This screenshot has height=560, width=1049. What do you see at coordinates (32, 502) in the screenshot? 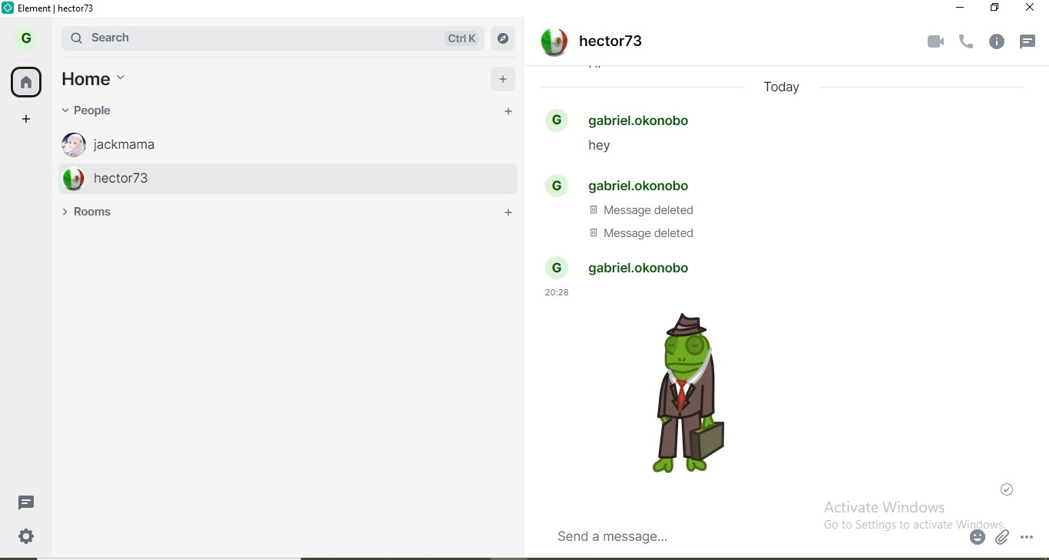
I see `message` at bounding box center [32, 502].